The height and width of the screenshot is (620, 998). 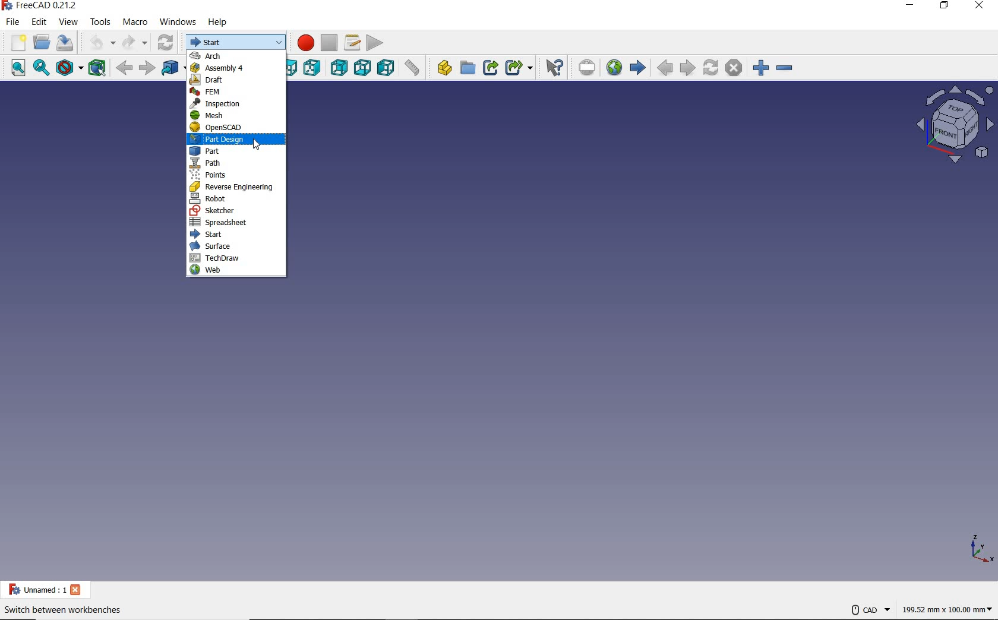 I want to click on WEB, so click(x=236, y=272).